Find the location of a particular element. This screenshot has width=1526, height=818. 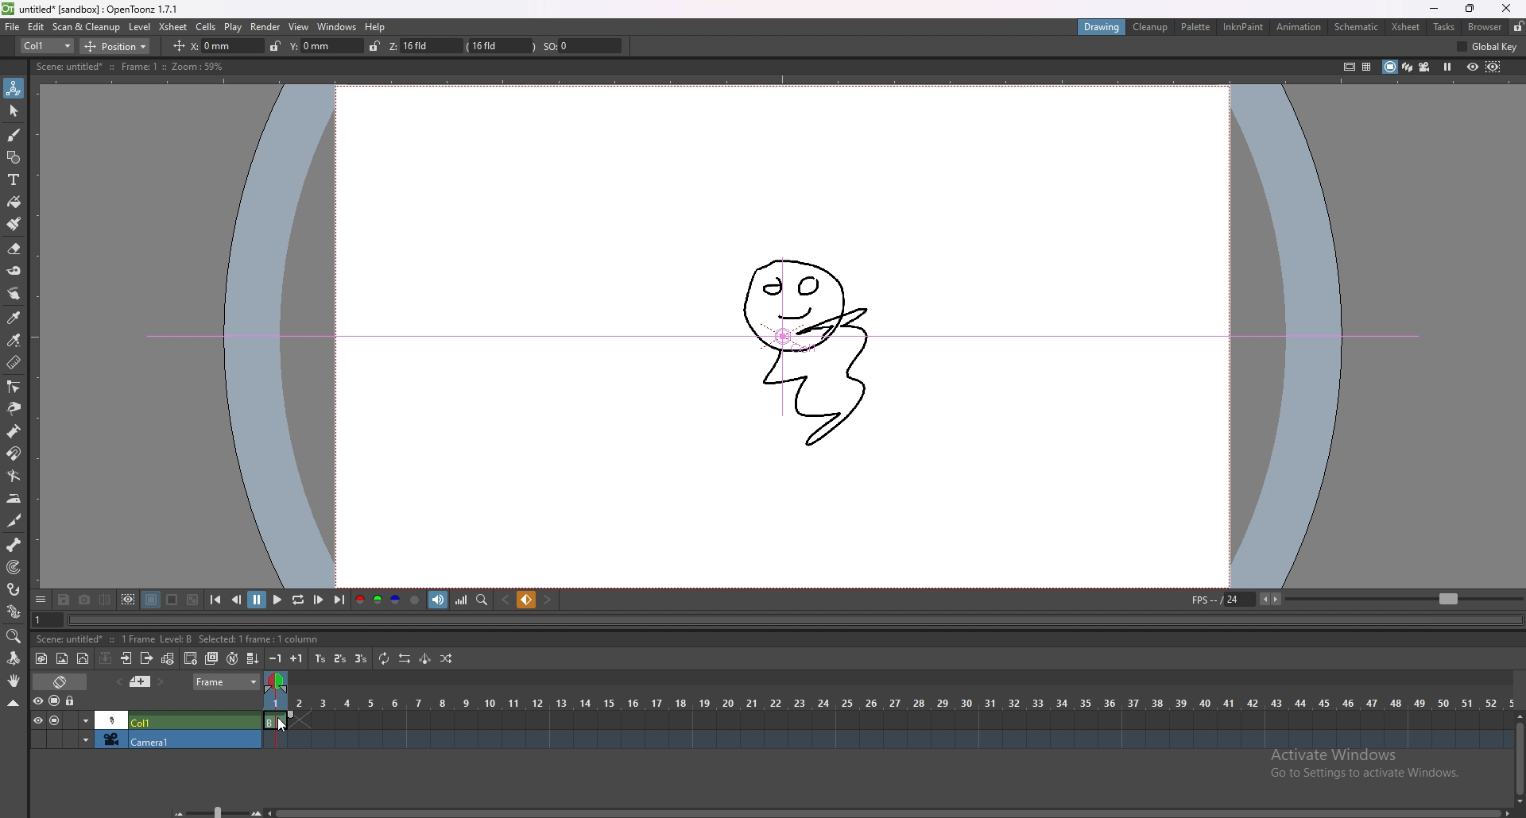

cleanup is located at coordinates (1151, 27).